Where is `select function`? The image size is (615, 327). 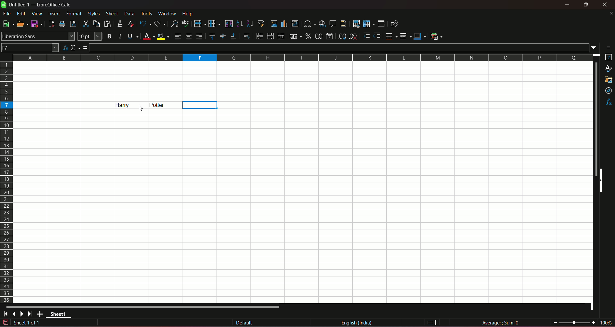
select function is located at coordinates (76, 47).